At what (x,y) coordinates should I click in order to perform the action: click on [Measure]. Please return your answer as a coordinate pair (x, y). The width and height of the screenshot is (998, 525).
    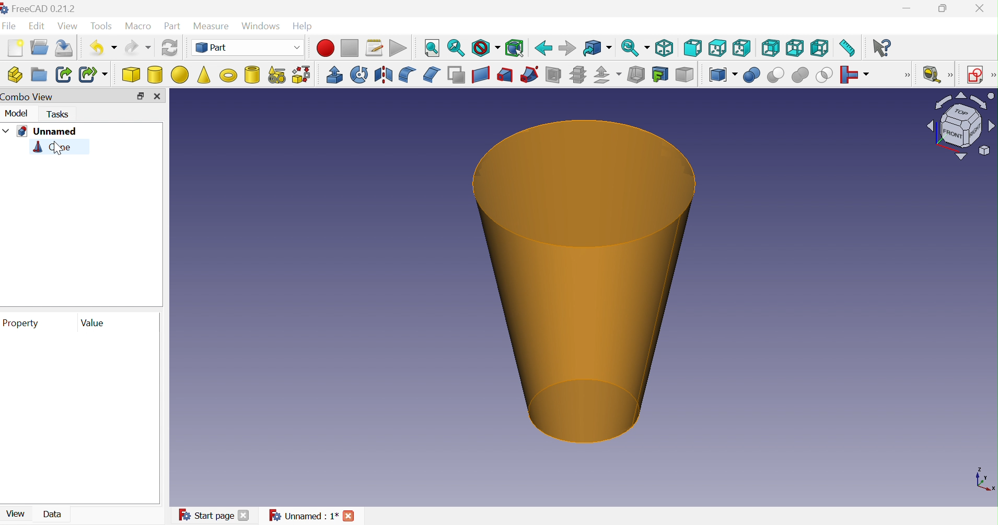
    Looking at the image, I should click on (952, 75).